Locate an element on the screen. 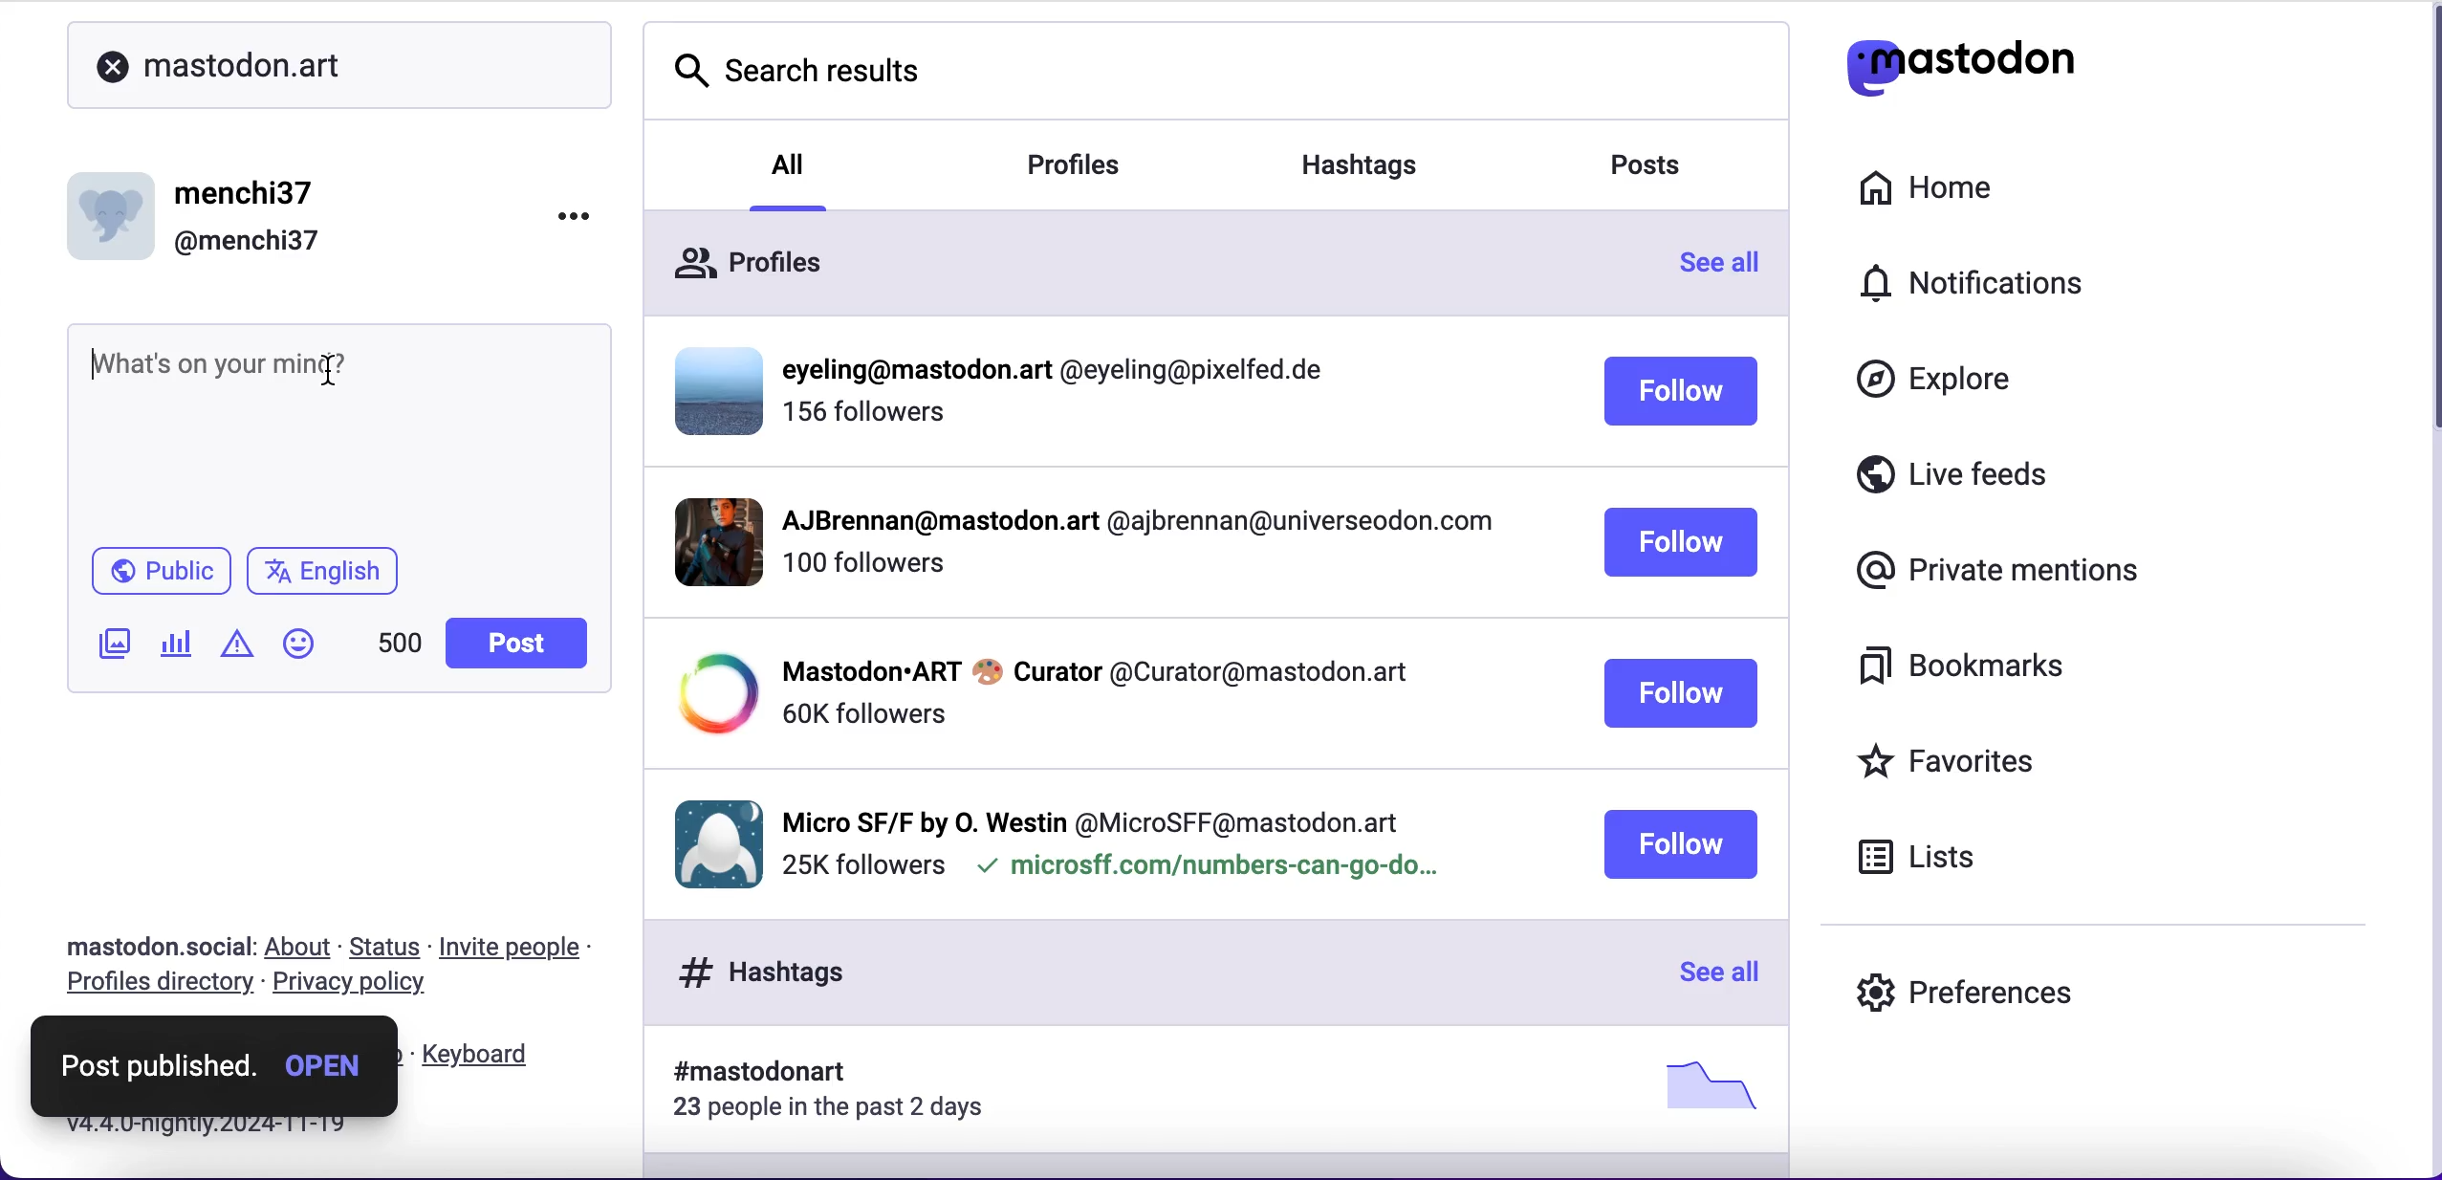 Image resolution: width=2442 pixels, height=1180 pixels. follow is located at coordinates (1681, 394).